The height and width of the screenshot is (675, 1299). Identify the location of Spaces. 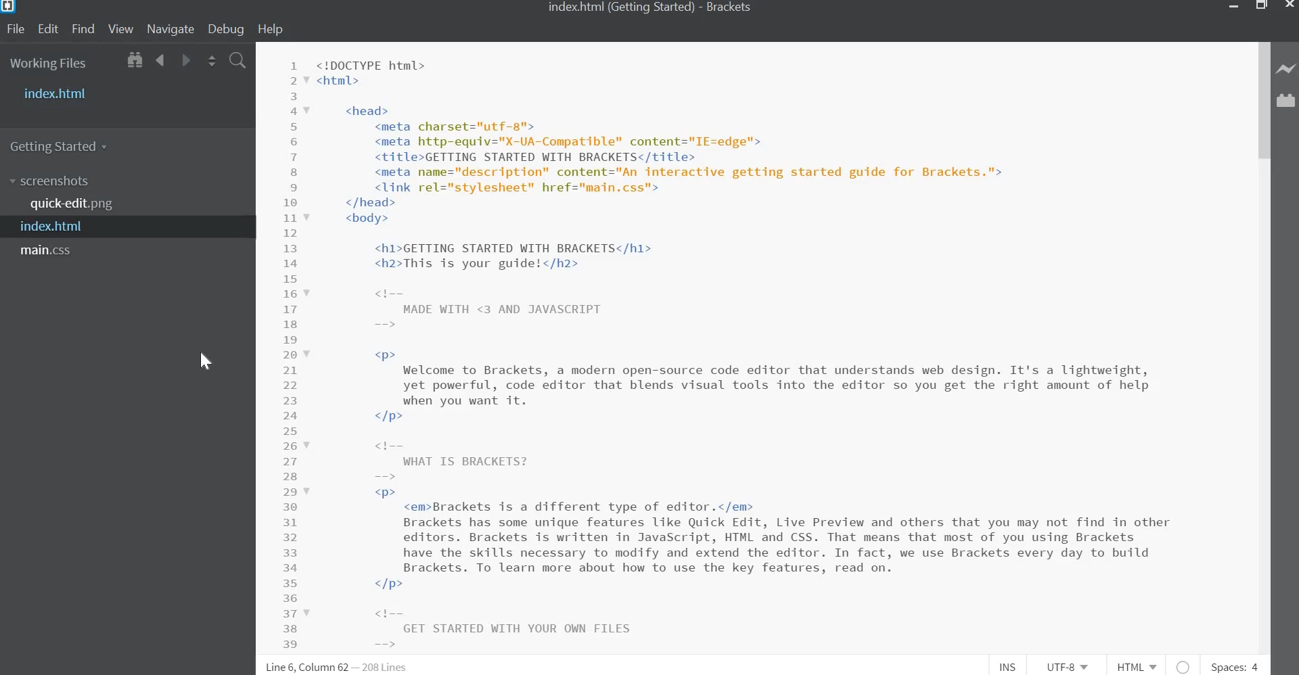
(1233, 667).